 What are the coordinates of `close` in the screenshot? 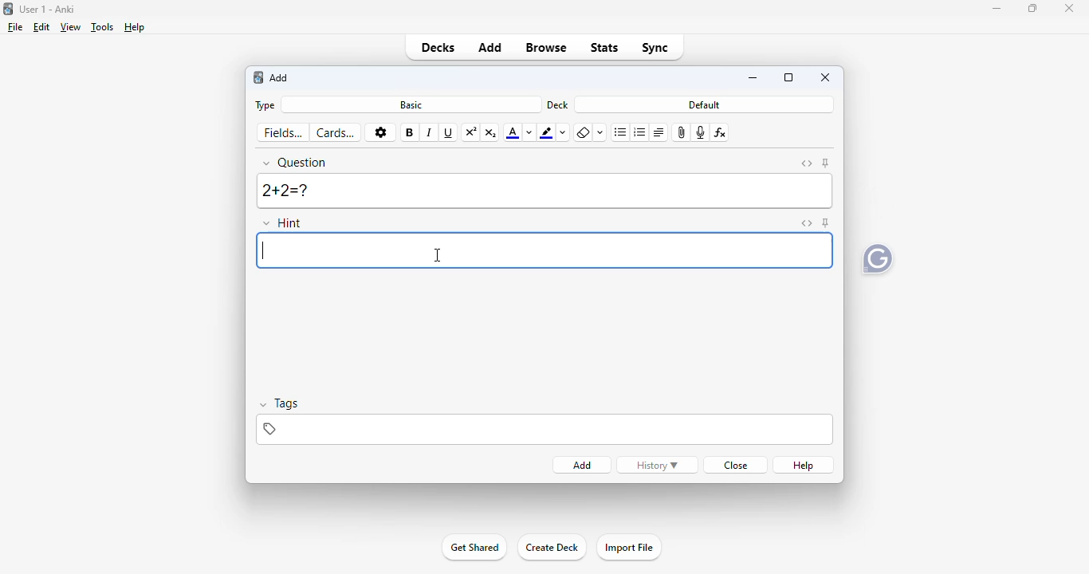 It's located at (737, 466).